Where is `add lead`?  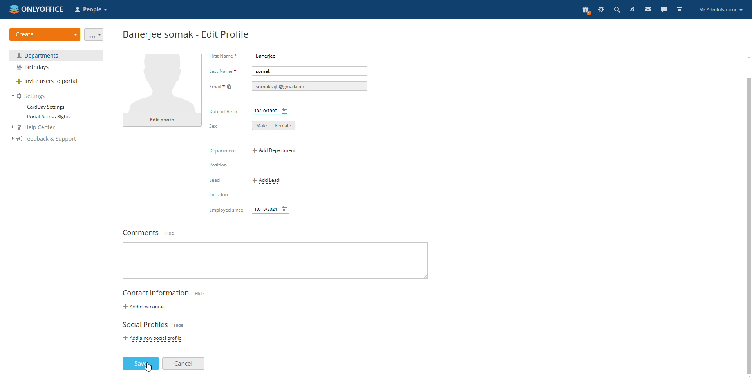 add lead is located at coordinates (267, 181).